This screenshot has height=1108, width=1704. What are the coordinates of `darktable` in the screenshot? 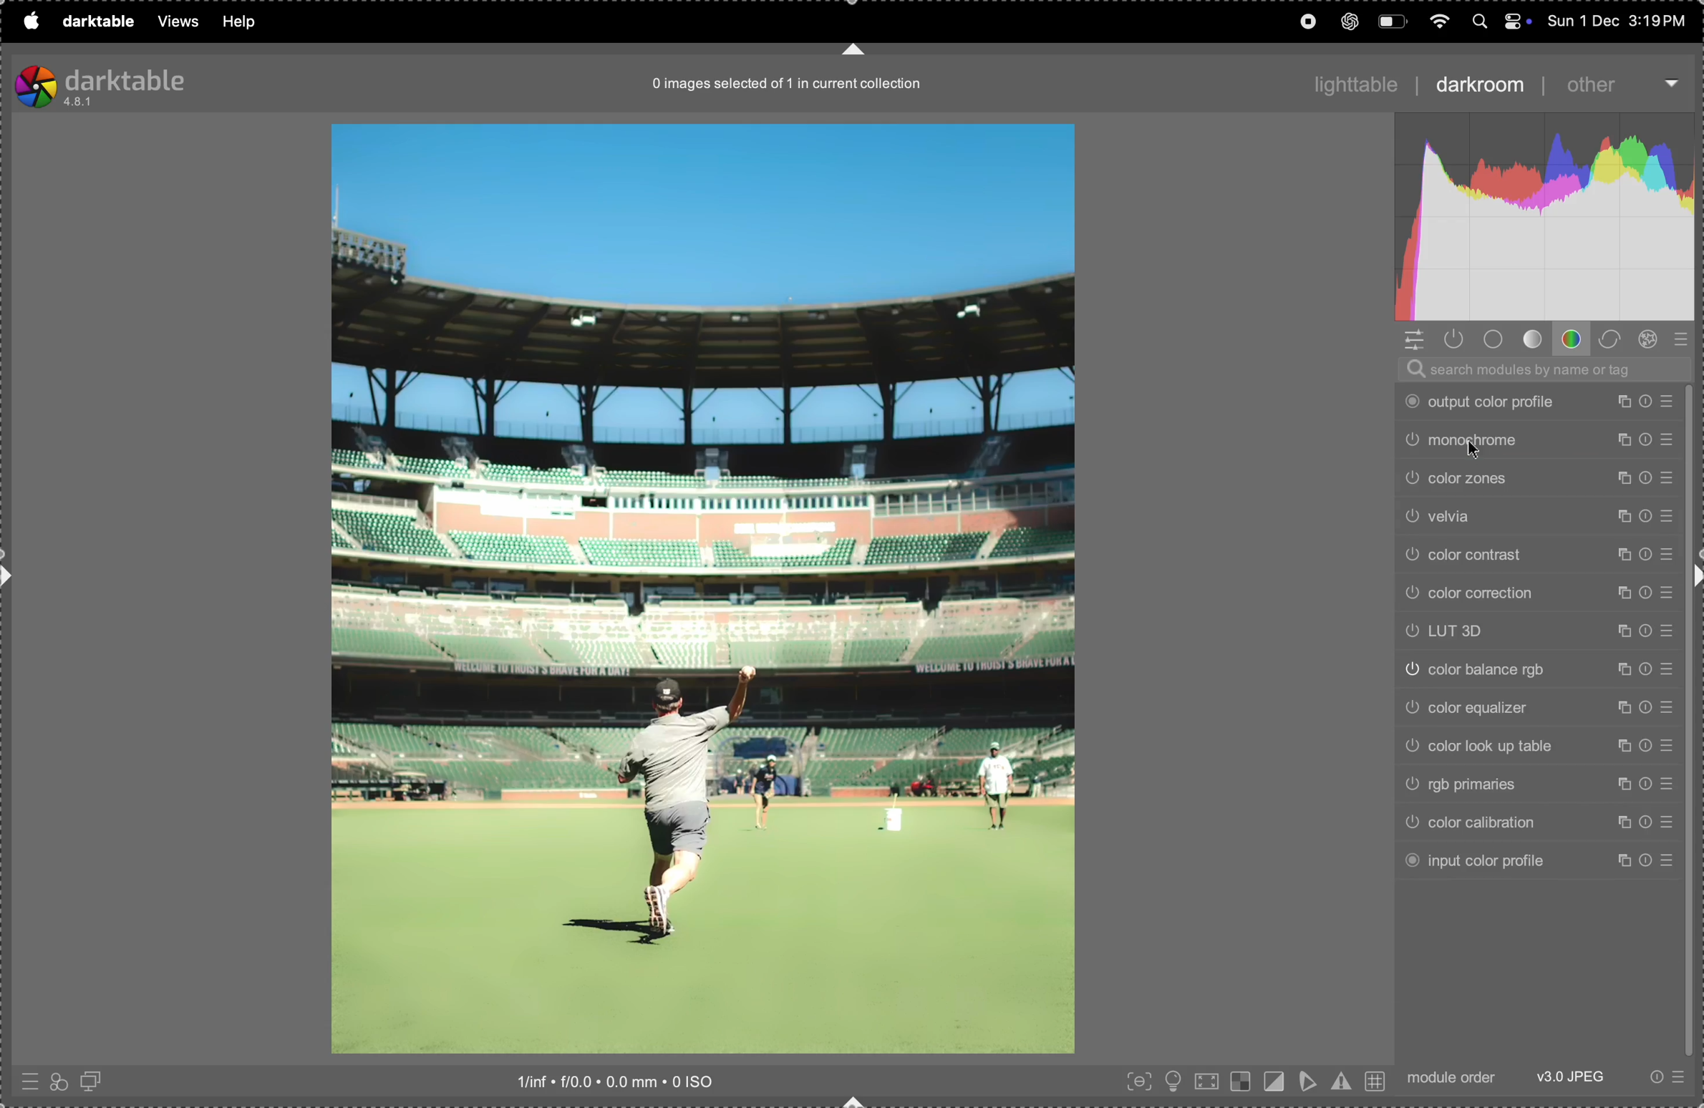 It's located at (102, 82).